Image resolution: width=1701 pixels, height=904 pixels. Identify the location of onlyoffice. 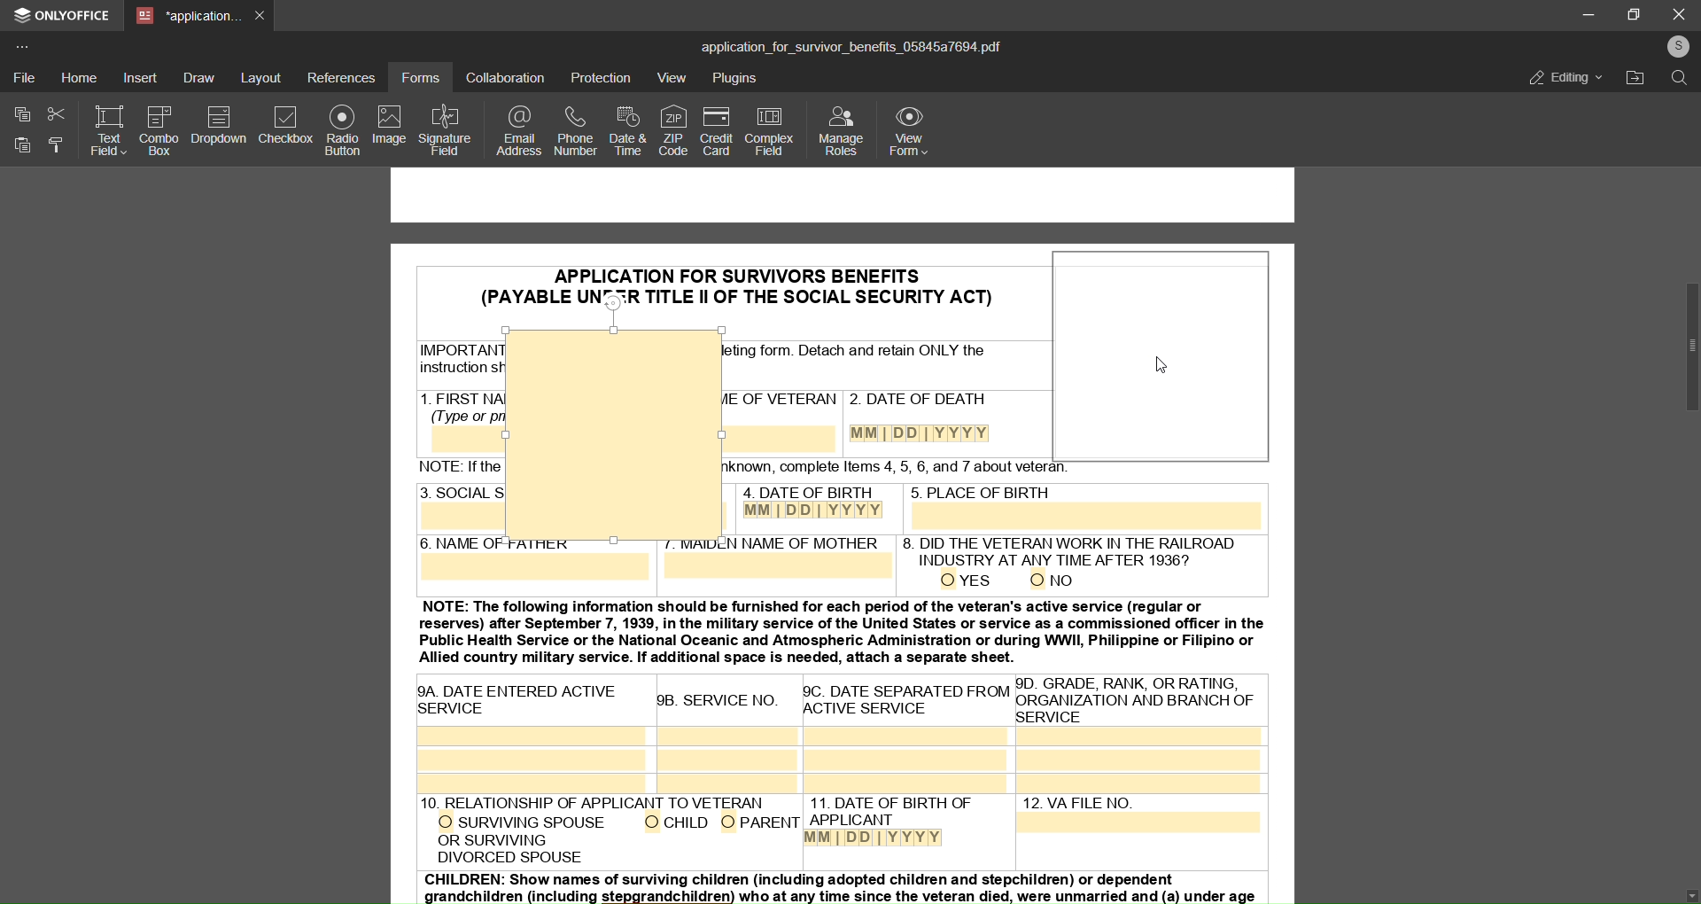
(64, 18).